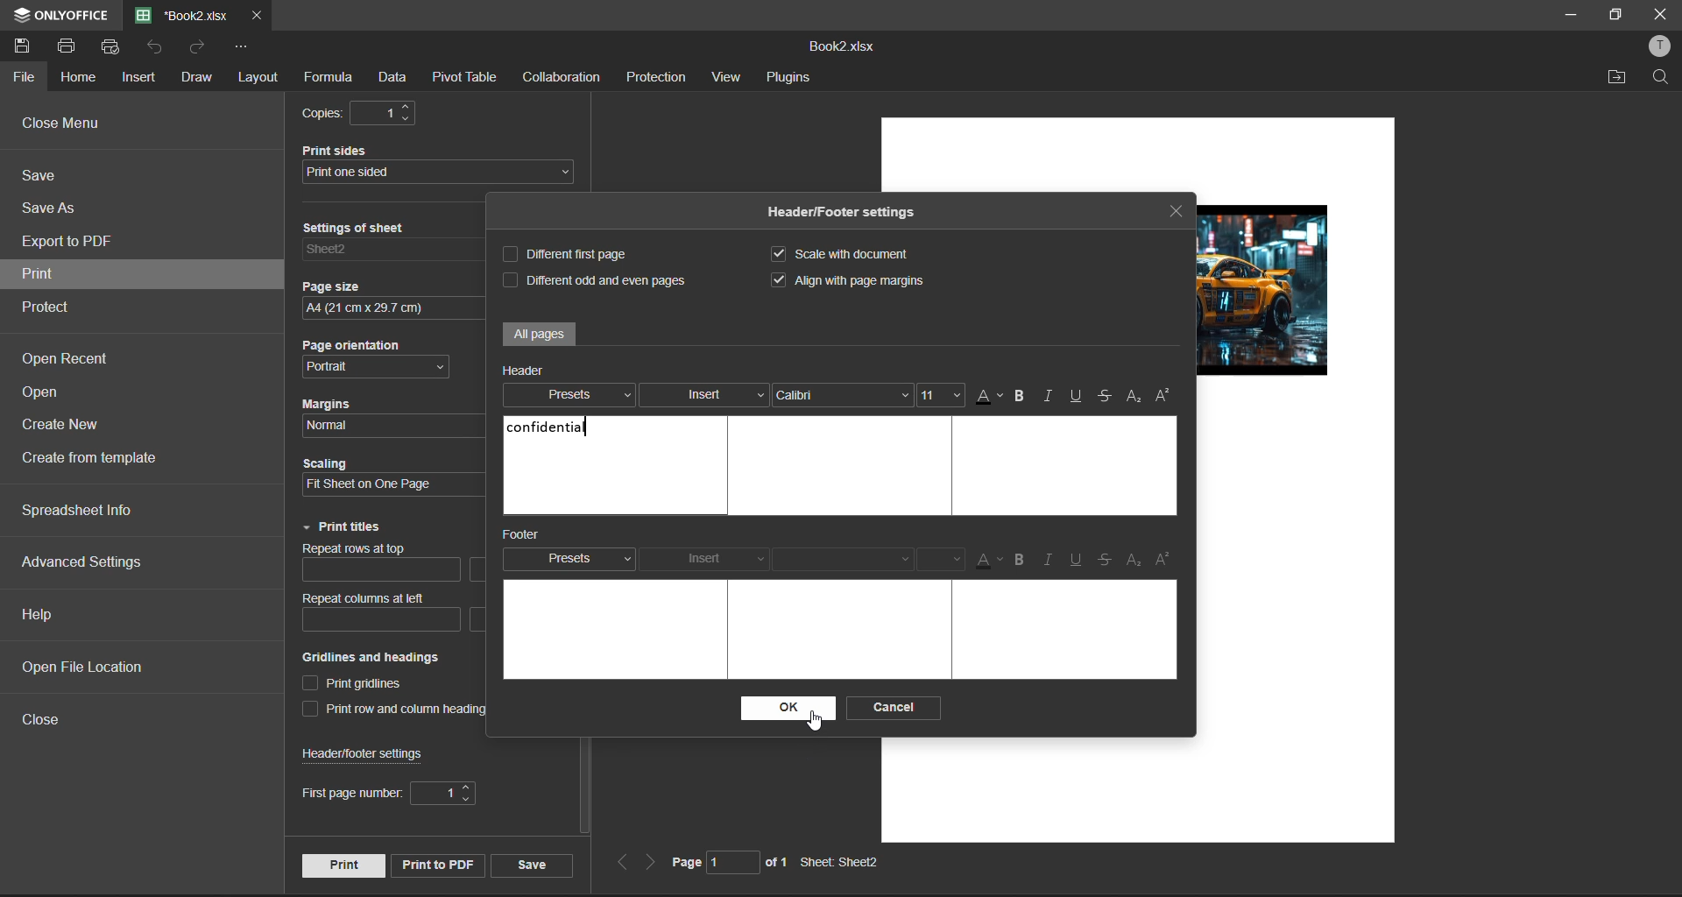 The width and height of the screenshot is (1682, 897). What do you see at coordinates (49, 724) in the screenshot?
I see `close` at bounding box center [49, 724].